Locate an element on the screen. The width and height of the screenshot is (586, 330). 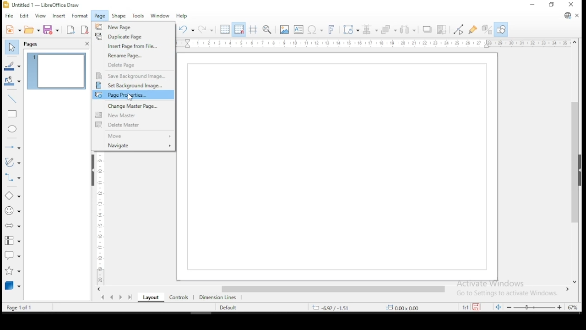
icon and file name is located at coordinates (47, 5).